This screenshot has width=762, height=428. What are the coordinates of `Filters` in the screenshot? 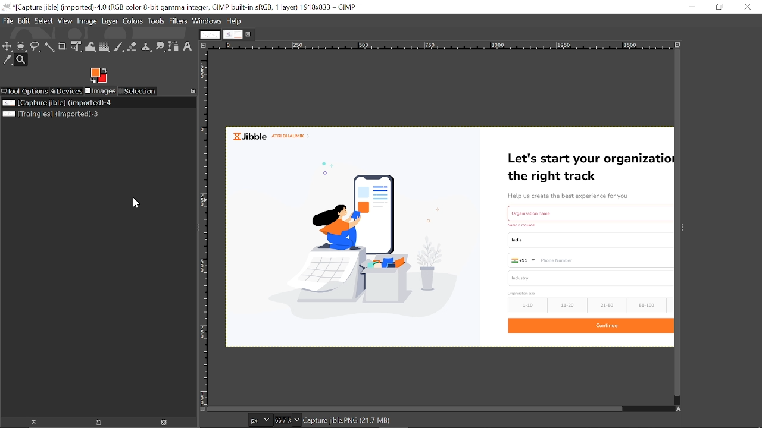 It's located at (178, 22).